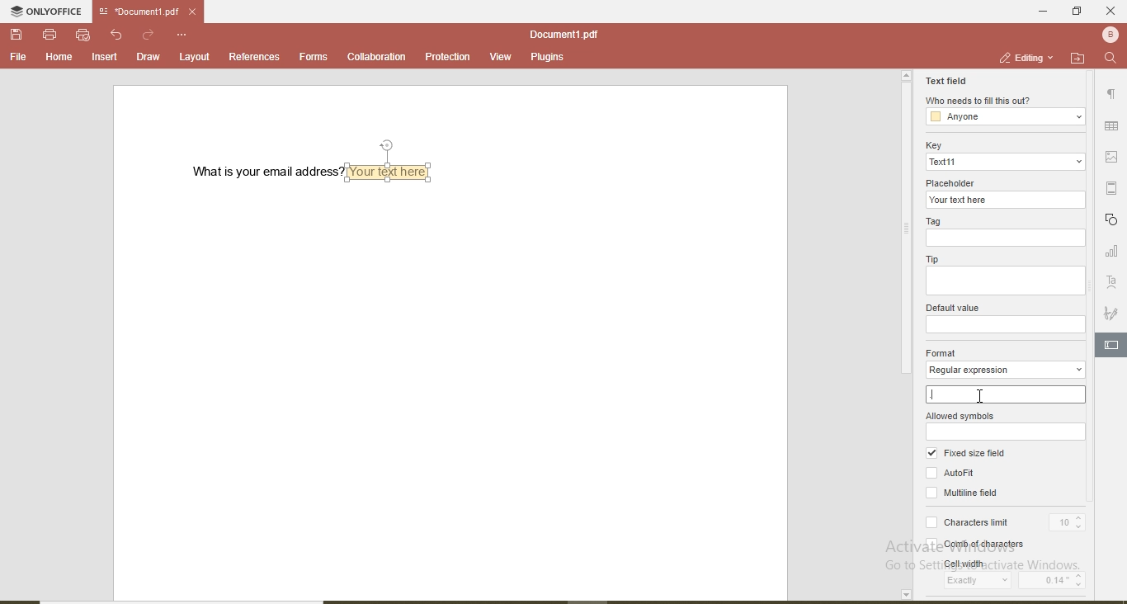 The height and width of the screenshot is (604, 1127). Describe the element at coordinates (937, 220) in the screenshot. I see `Tag` at that location.